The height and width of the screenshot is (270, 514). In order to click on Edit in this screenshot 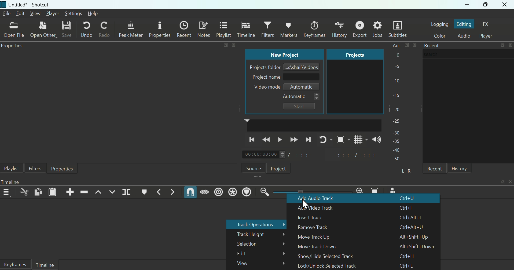, I will do `click(21, 14)`.